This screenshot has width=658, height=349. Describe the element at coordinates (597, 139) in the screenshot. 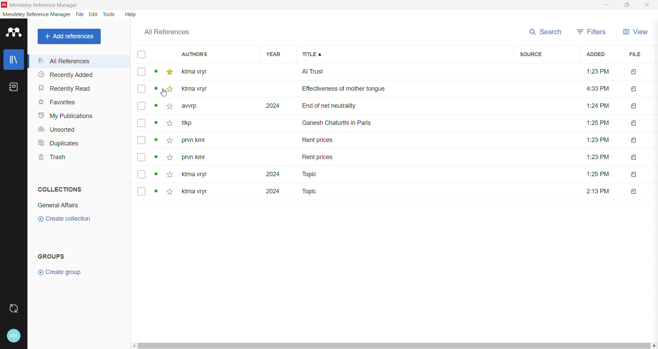

I see `` at that location.